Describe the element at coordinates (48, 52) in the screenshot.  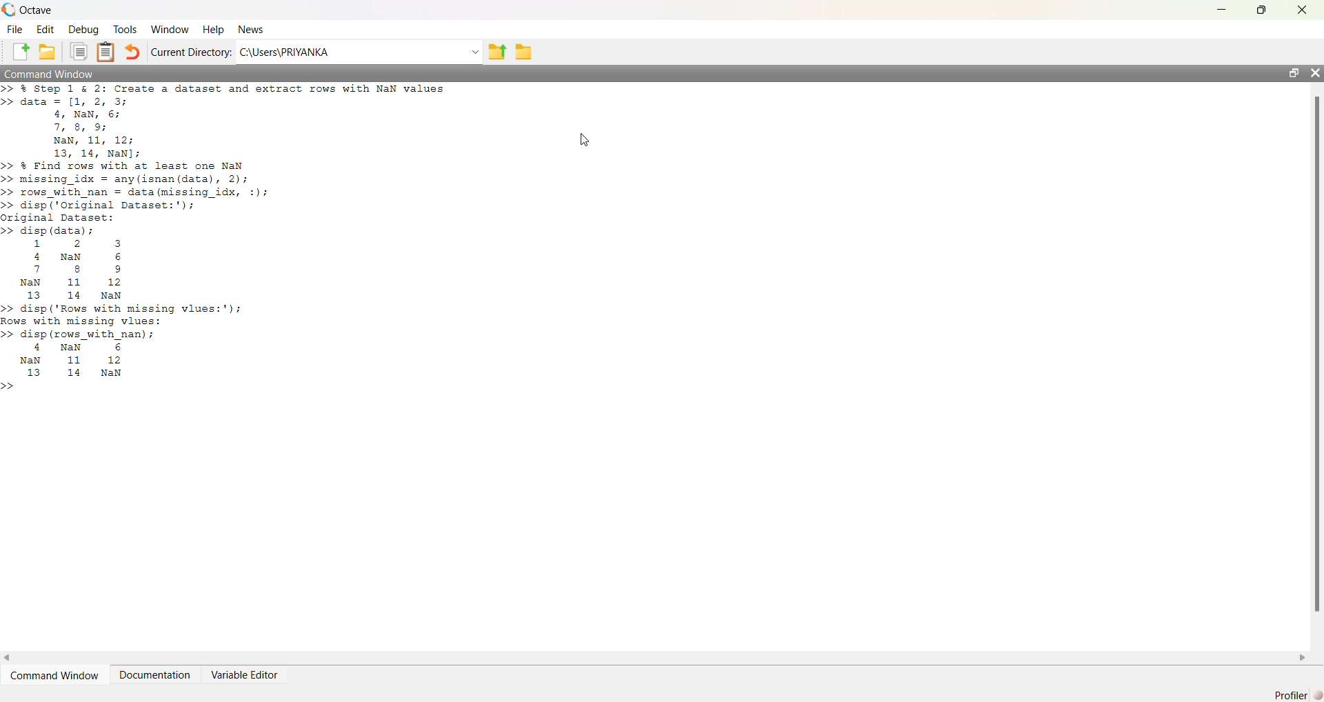
I see `New Folder` at that location.